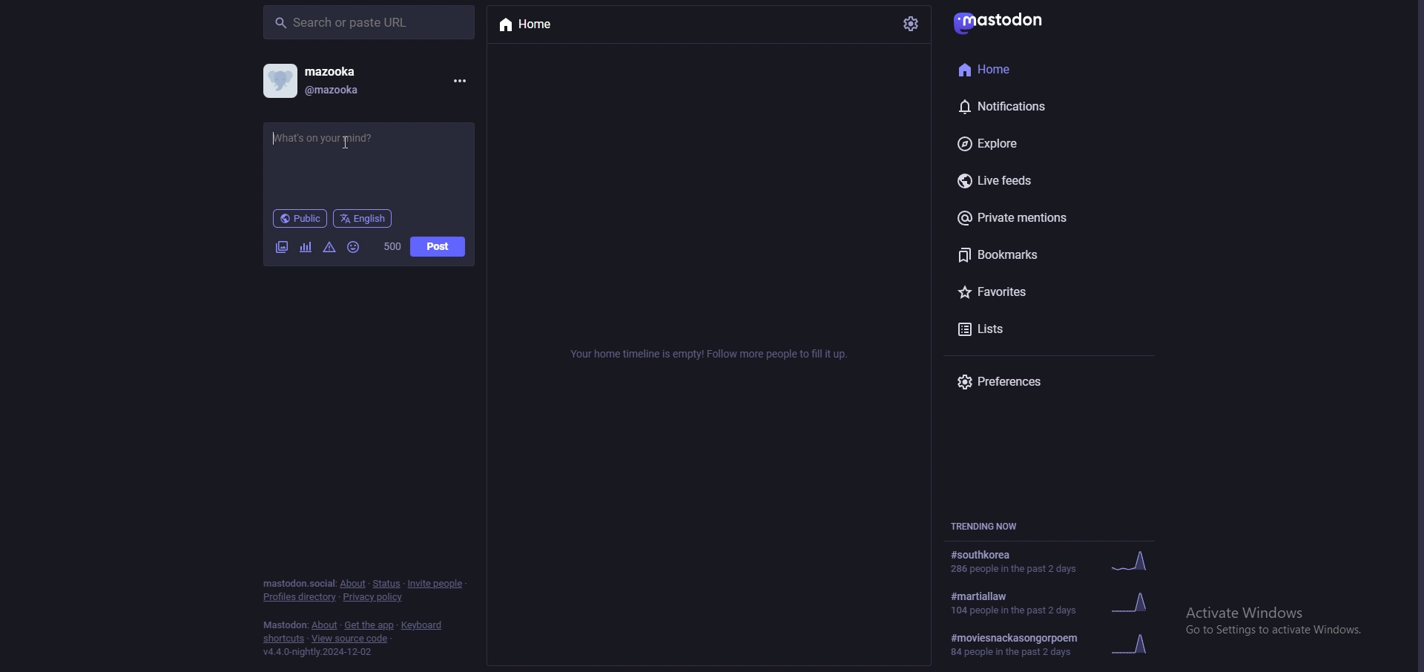  What do you see at coordinates (285, 625) in the screenshot?
I see `mastodon` at bounding box center [285, 625].